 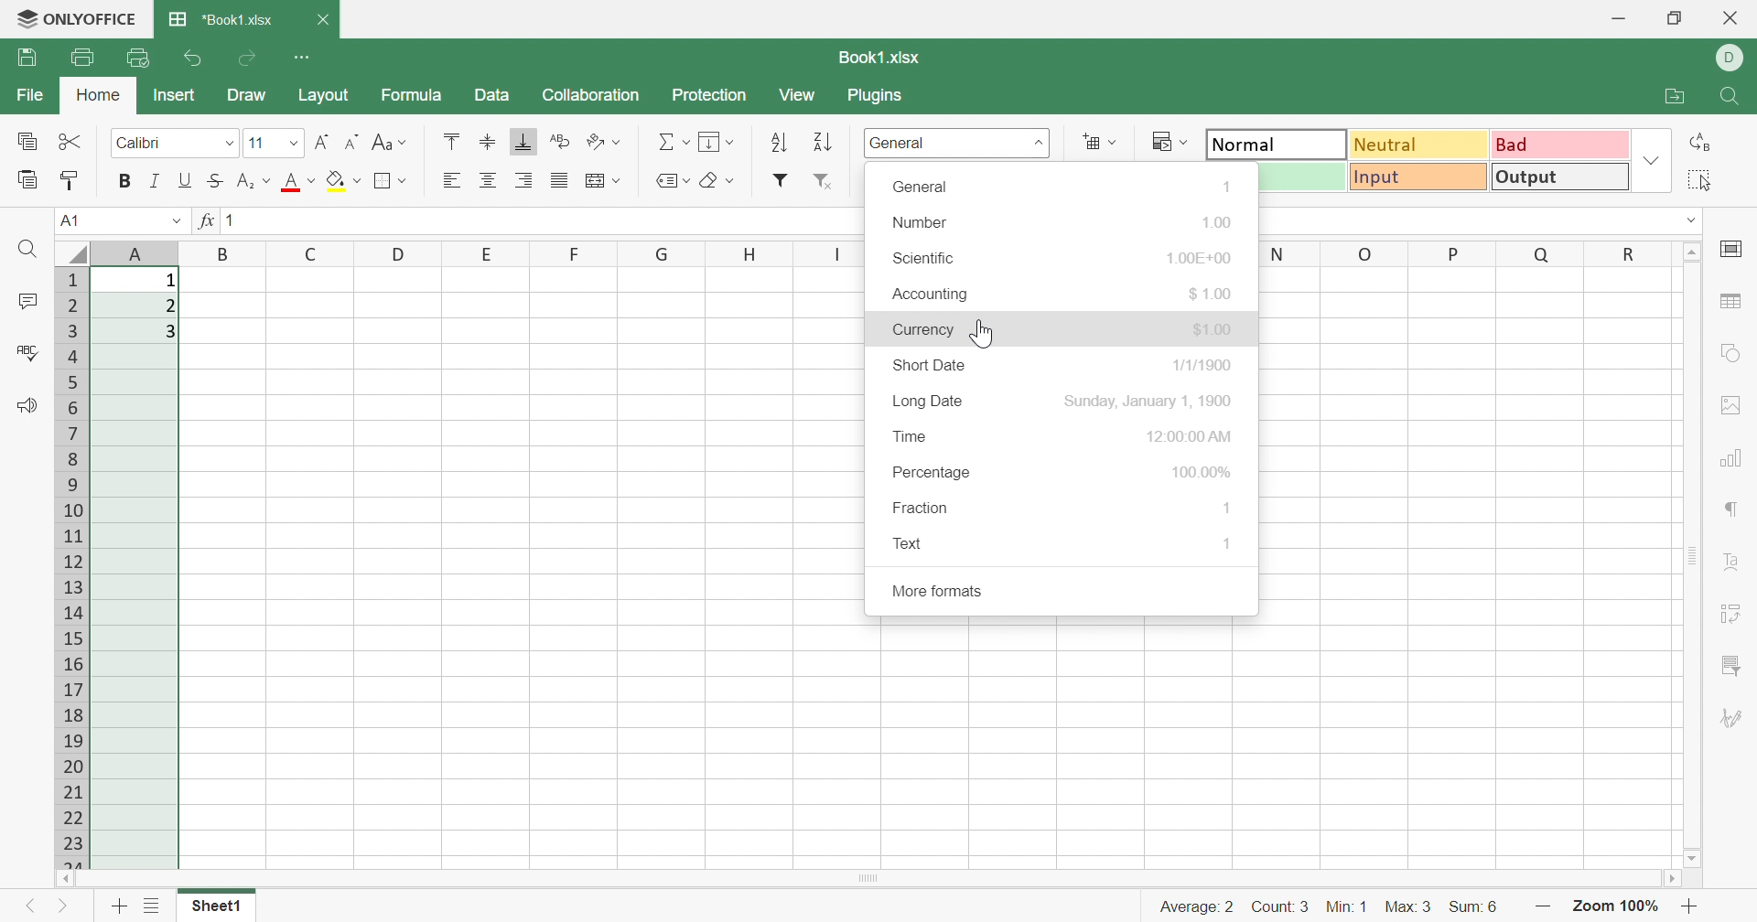 What do you see at coordinates (175, 221) in the screenshot?
I see `Drop down` at bounding box center [175, 221].